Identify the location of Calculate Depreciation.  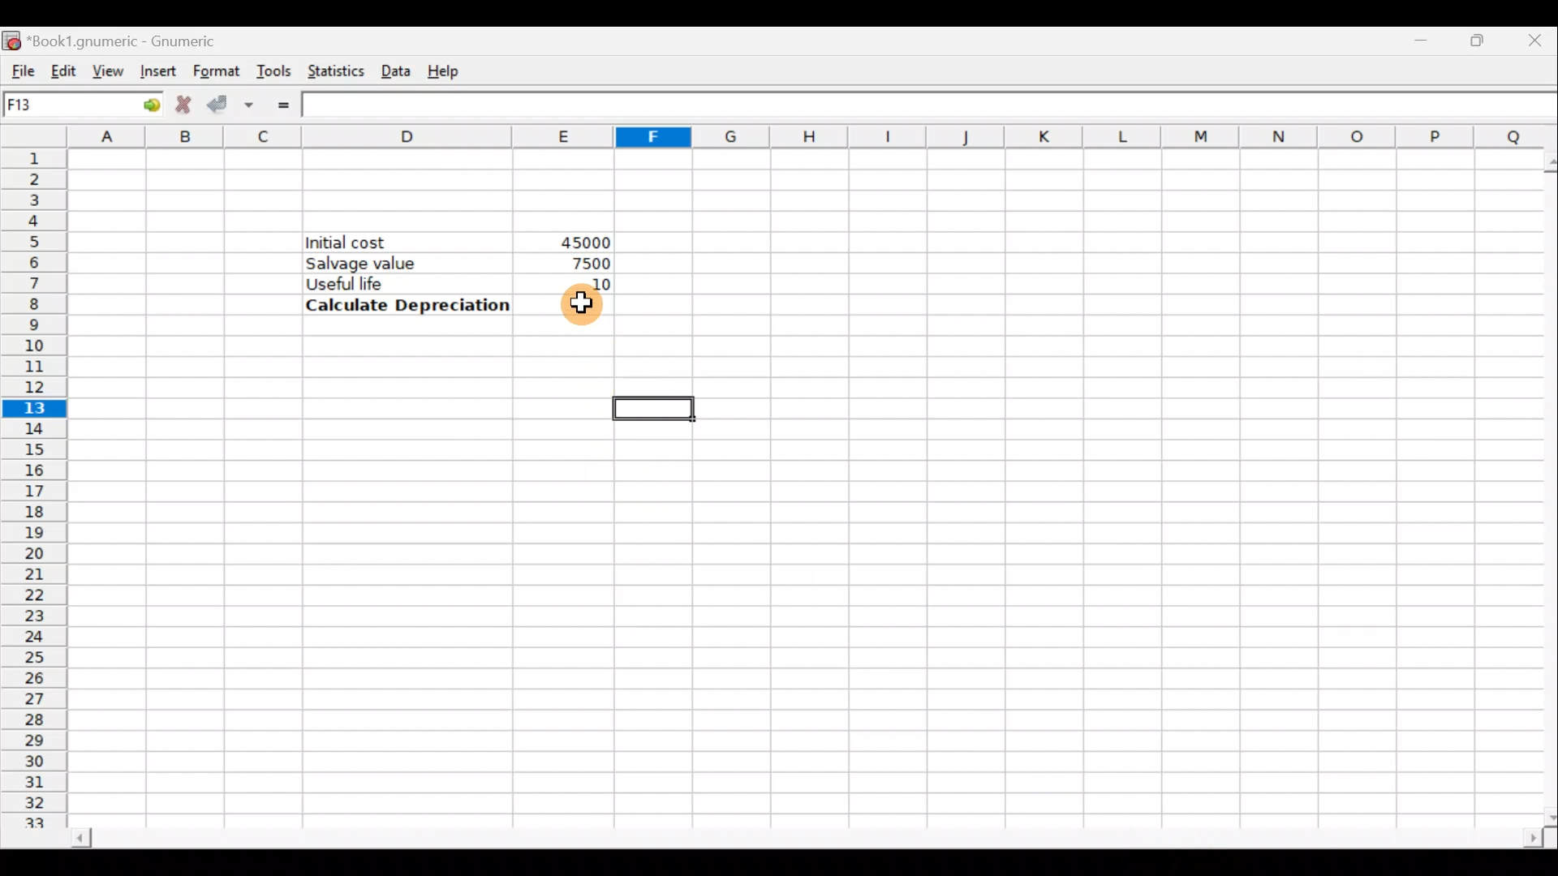
(408, 305).